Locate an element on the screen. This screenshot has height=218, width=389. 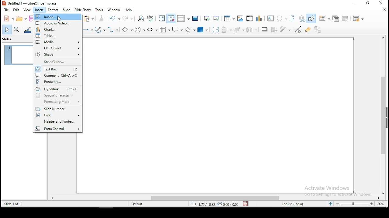
activate windows is located at coordinates (336, 191).